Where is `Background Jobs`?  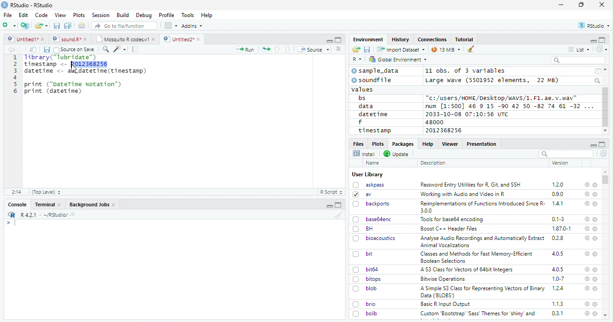 Background Jobs is located at coordinates (92, 205).